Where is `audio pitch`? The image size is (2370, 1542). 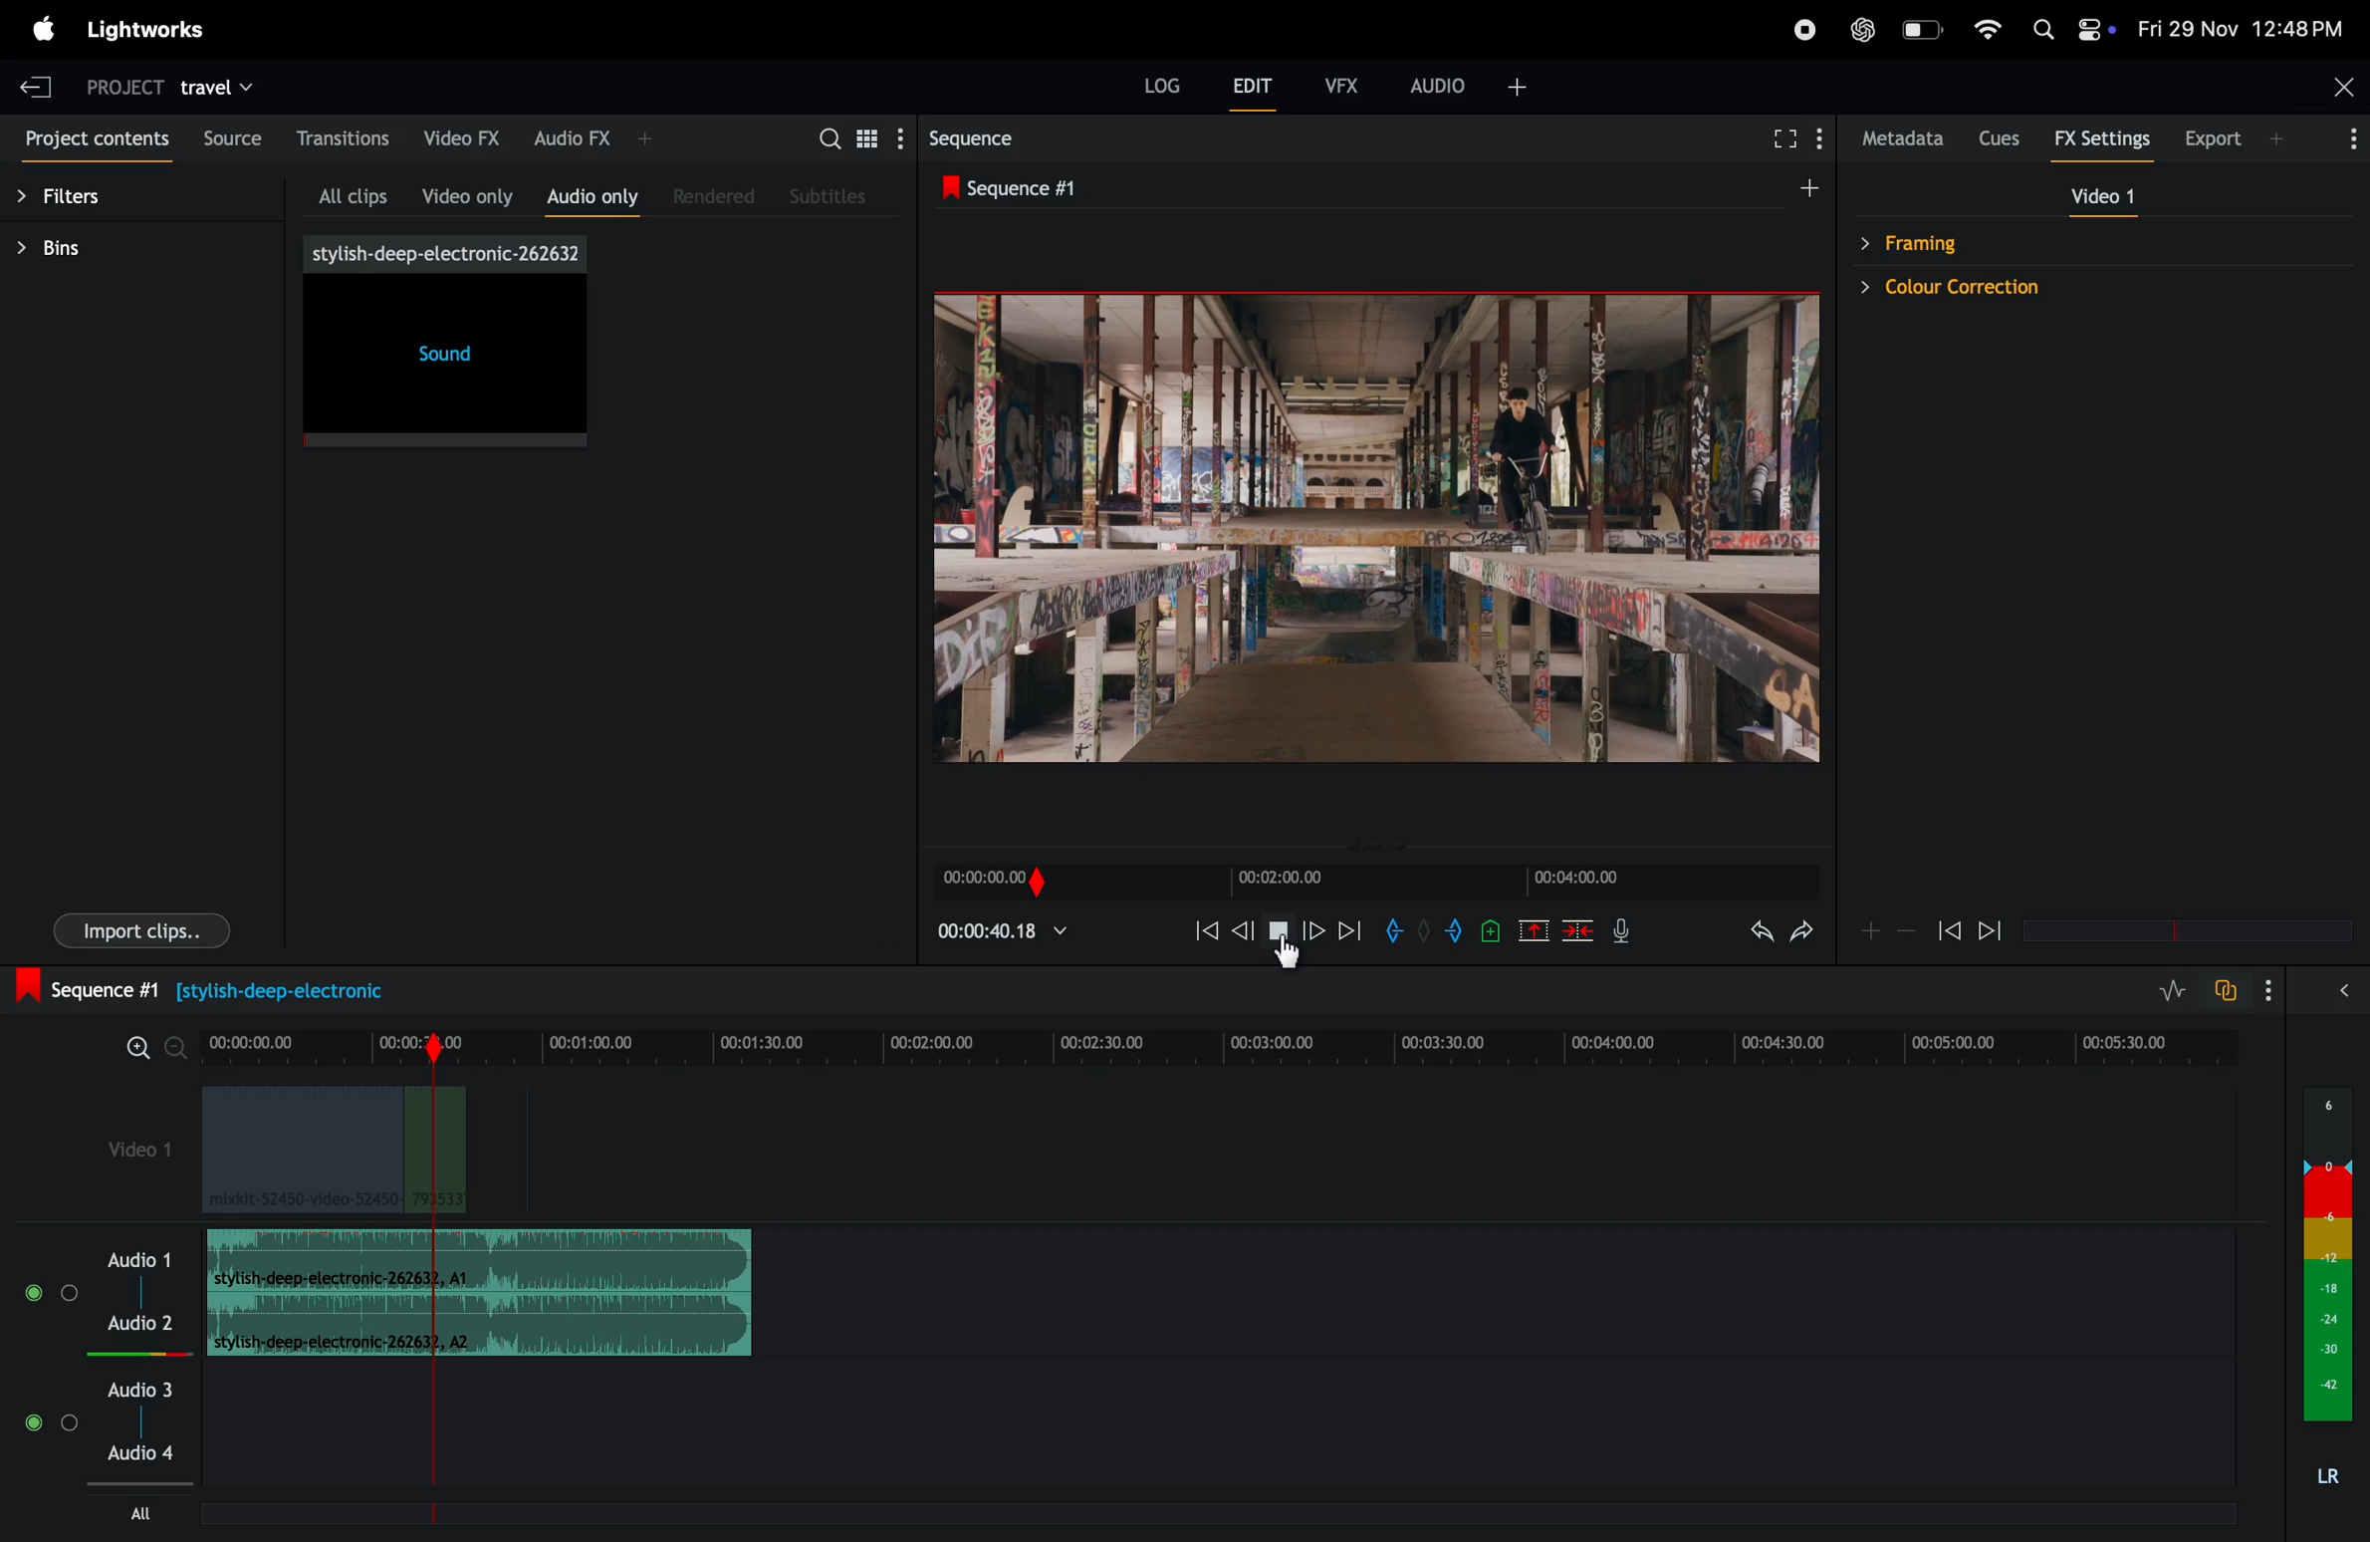 audio pitch is located at coordinates (2327, 1294).